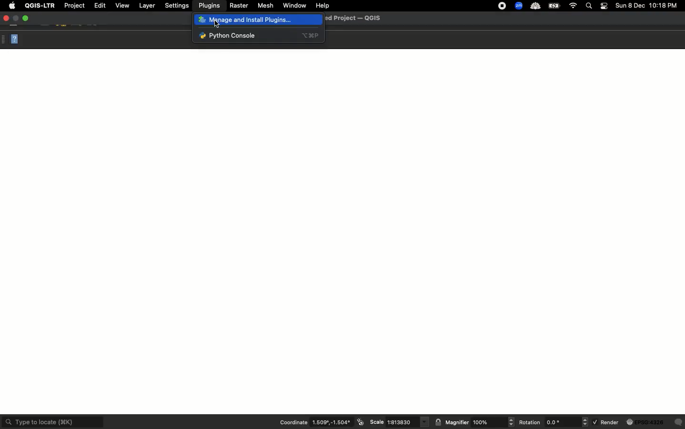 This screenshot has height=429, width=685. What do you see at coordinates (398, 422) in the screenshot?
I see `Scale` at bounding box center [398, 422].